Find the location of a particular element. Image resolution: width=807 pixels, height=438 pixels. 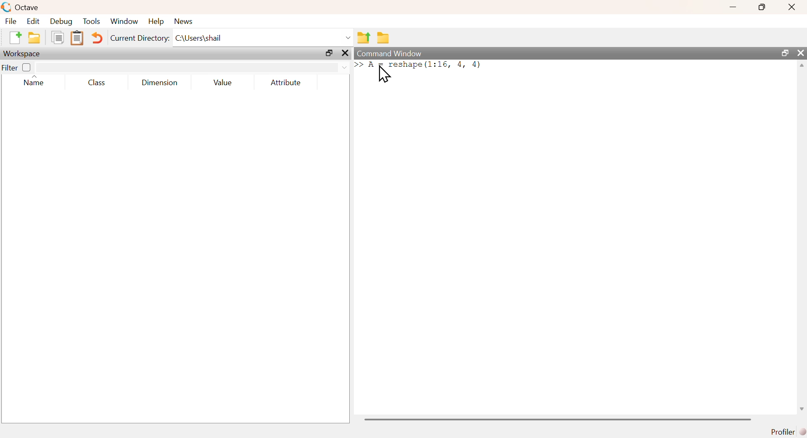

copy is located at coordinates (58, 38).